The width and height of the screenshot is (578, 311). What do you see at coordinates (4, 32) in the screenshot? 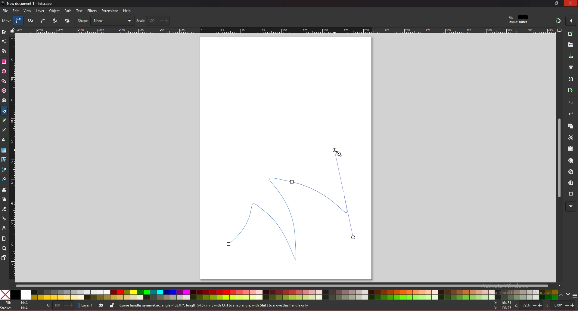
I see `selector` at bounding box center [4, 32].